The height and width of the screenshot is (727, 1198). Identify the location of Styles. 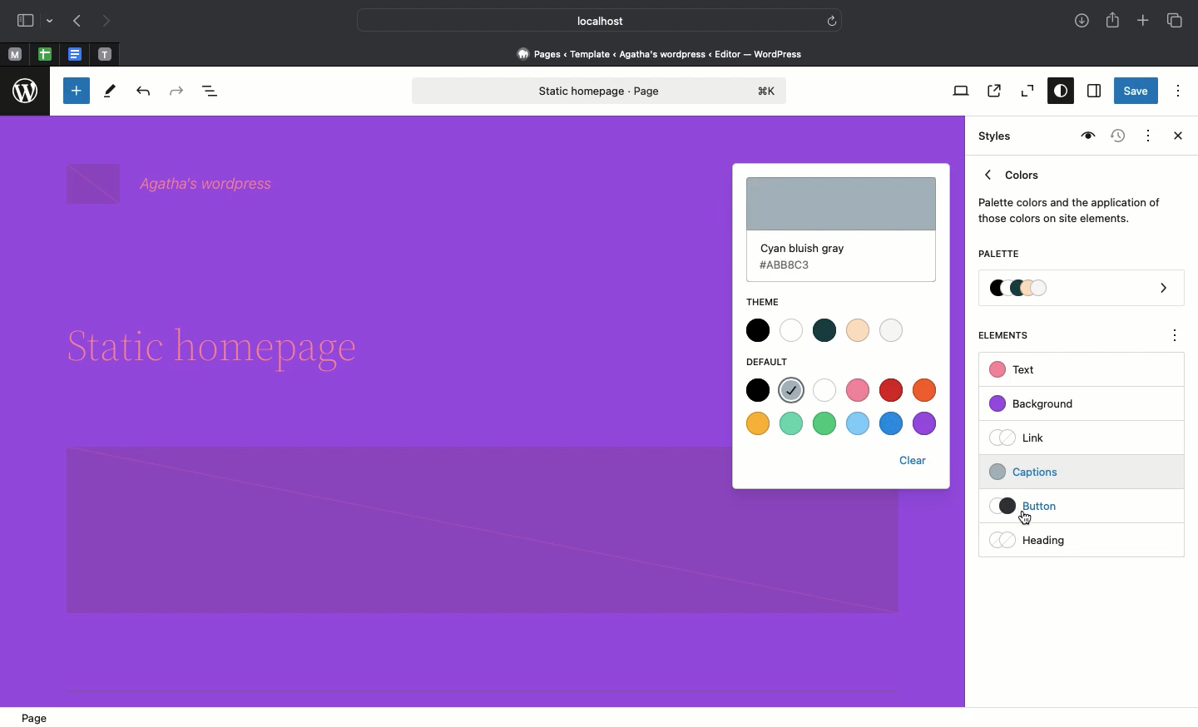
(997, 136).